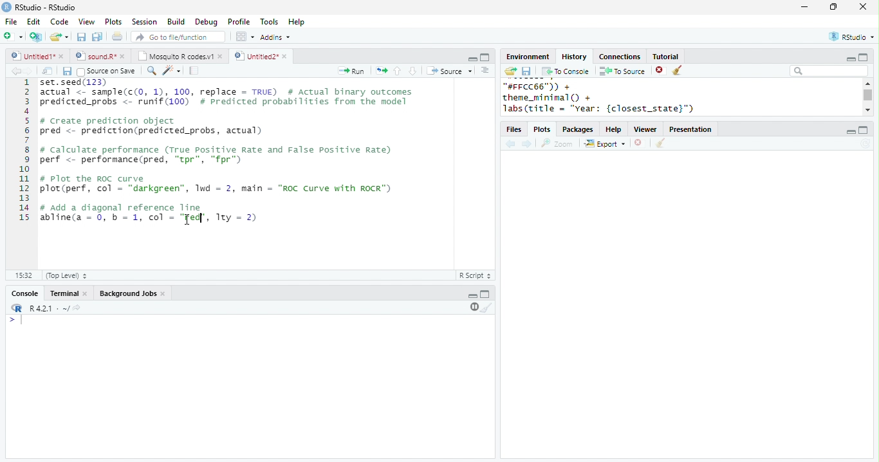 The image size is (879, 462). Describe the element at coordinates (239, 21) in the screenshot. I see `Profile` at that location.